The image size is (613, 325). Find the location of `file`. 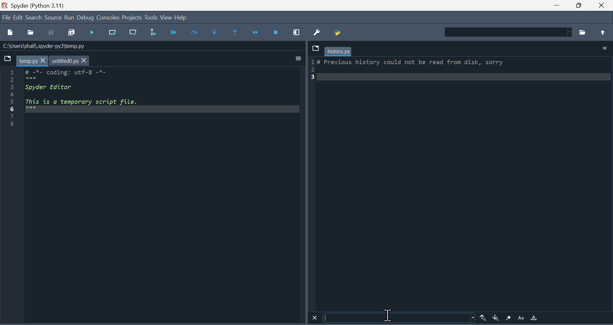

file is located at coordinates (6, 16).